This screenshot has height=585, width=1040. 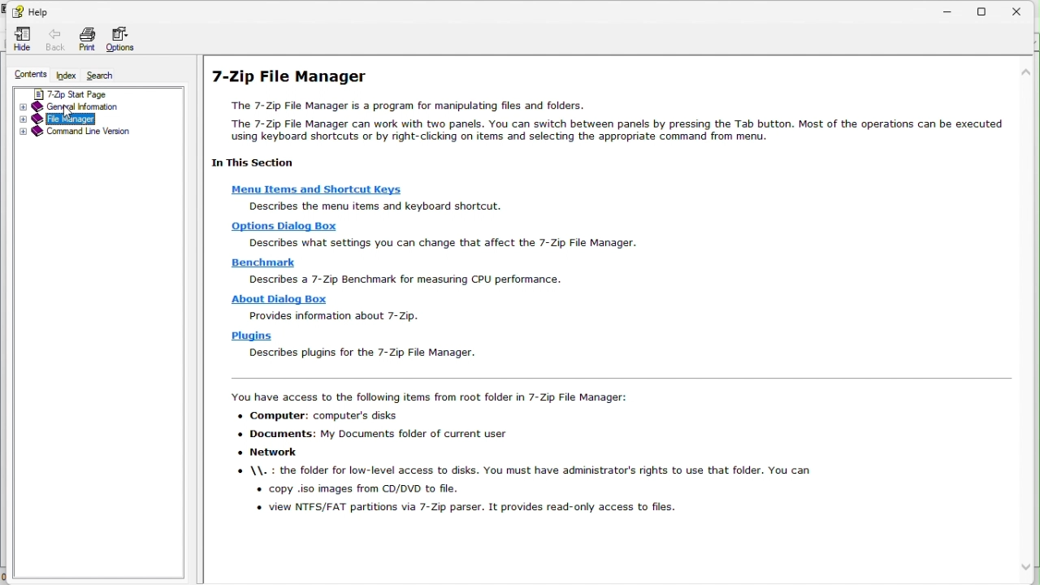 I want to click on describe plugins, so click(x=360, y=354).